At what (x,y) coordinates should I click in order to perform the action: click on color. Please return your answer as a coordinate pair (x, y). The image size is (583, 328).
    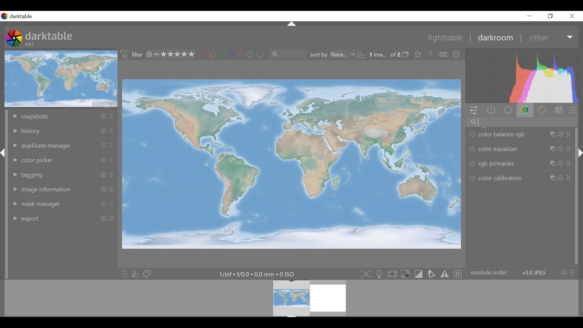
    Looking at the image, I should click on (525, 110).